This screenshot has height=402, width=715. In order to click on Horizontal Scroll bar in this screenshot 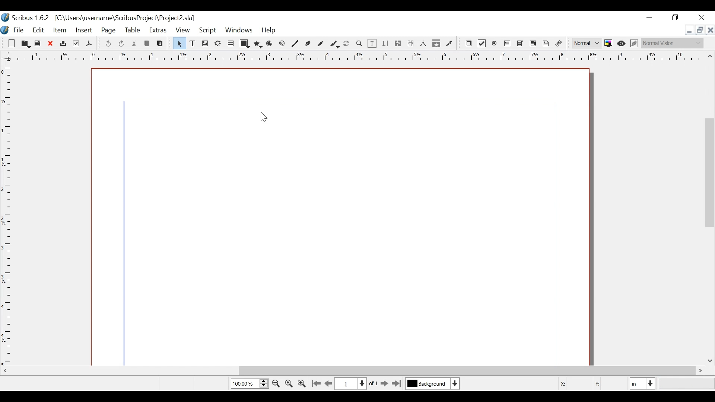, I will do `click(467, 371)`.